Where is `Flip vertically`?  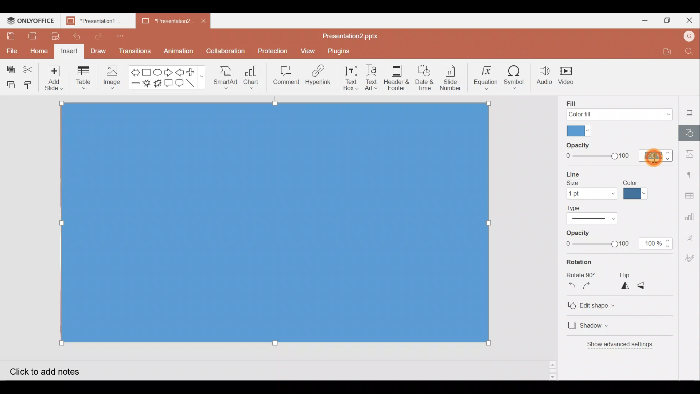 Flip vertically is located at coordinates (645, 286).